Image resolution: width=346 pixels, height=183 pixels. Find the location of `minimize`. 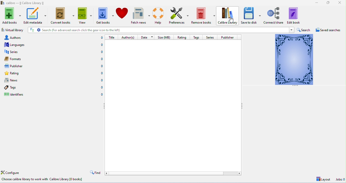

minimize is located at coordinates (317, 3).